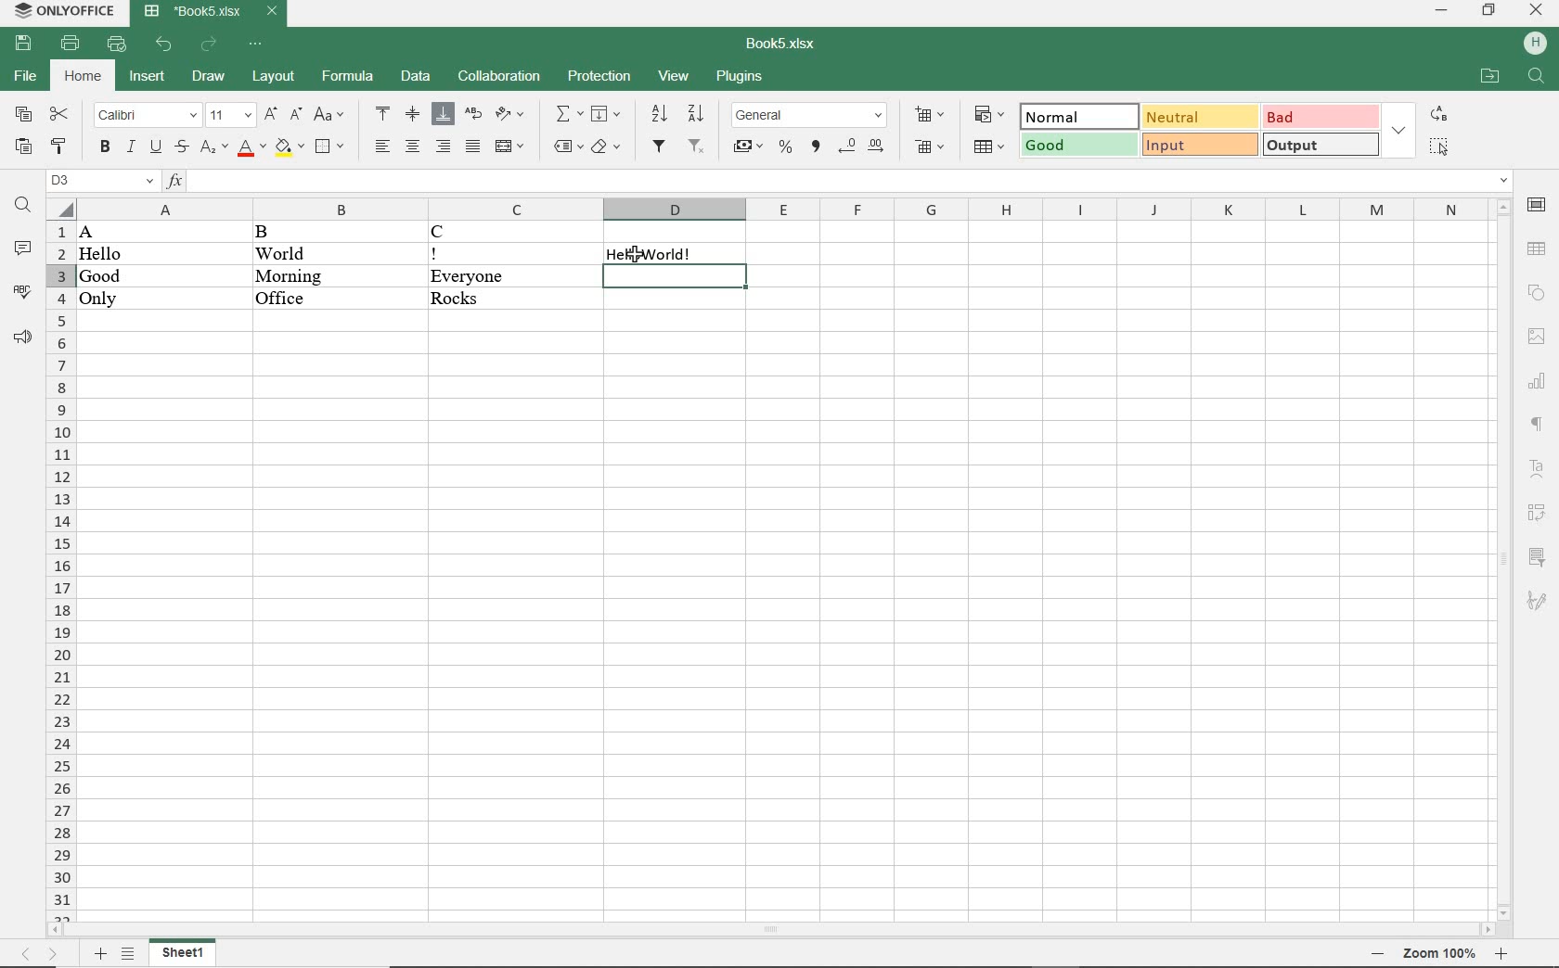 This screenshot has width=1559, height=968. Describe the element at coordinates (230, 115) in the screenshot. I see `FONT SIZE` at that location.